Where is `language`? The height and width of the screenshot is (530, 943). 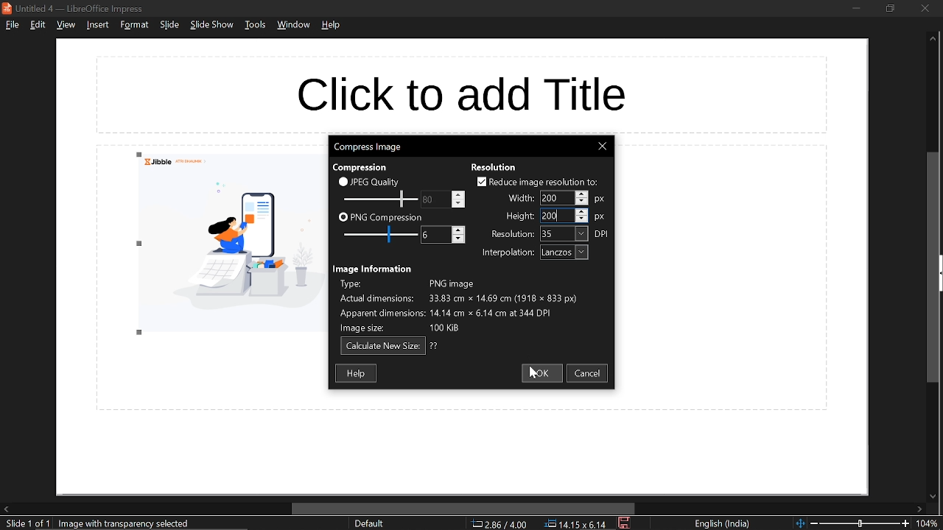 language is located at coordinates (723, 524).